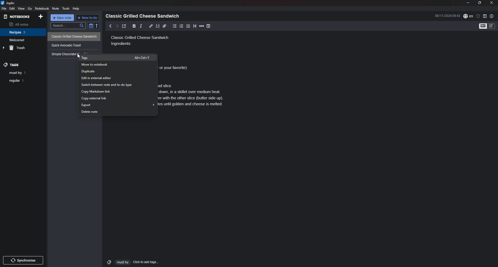 Image resolution: width=498 pixels, height=267 pixels. I want to click on Switch between note and to do, so click(118, 85).